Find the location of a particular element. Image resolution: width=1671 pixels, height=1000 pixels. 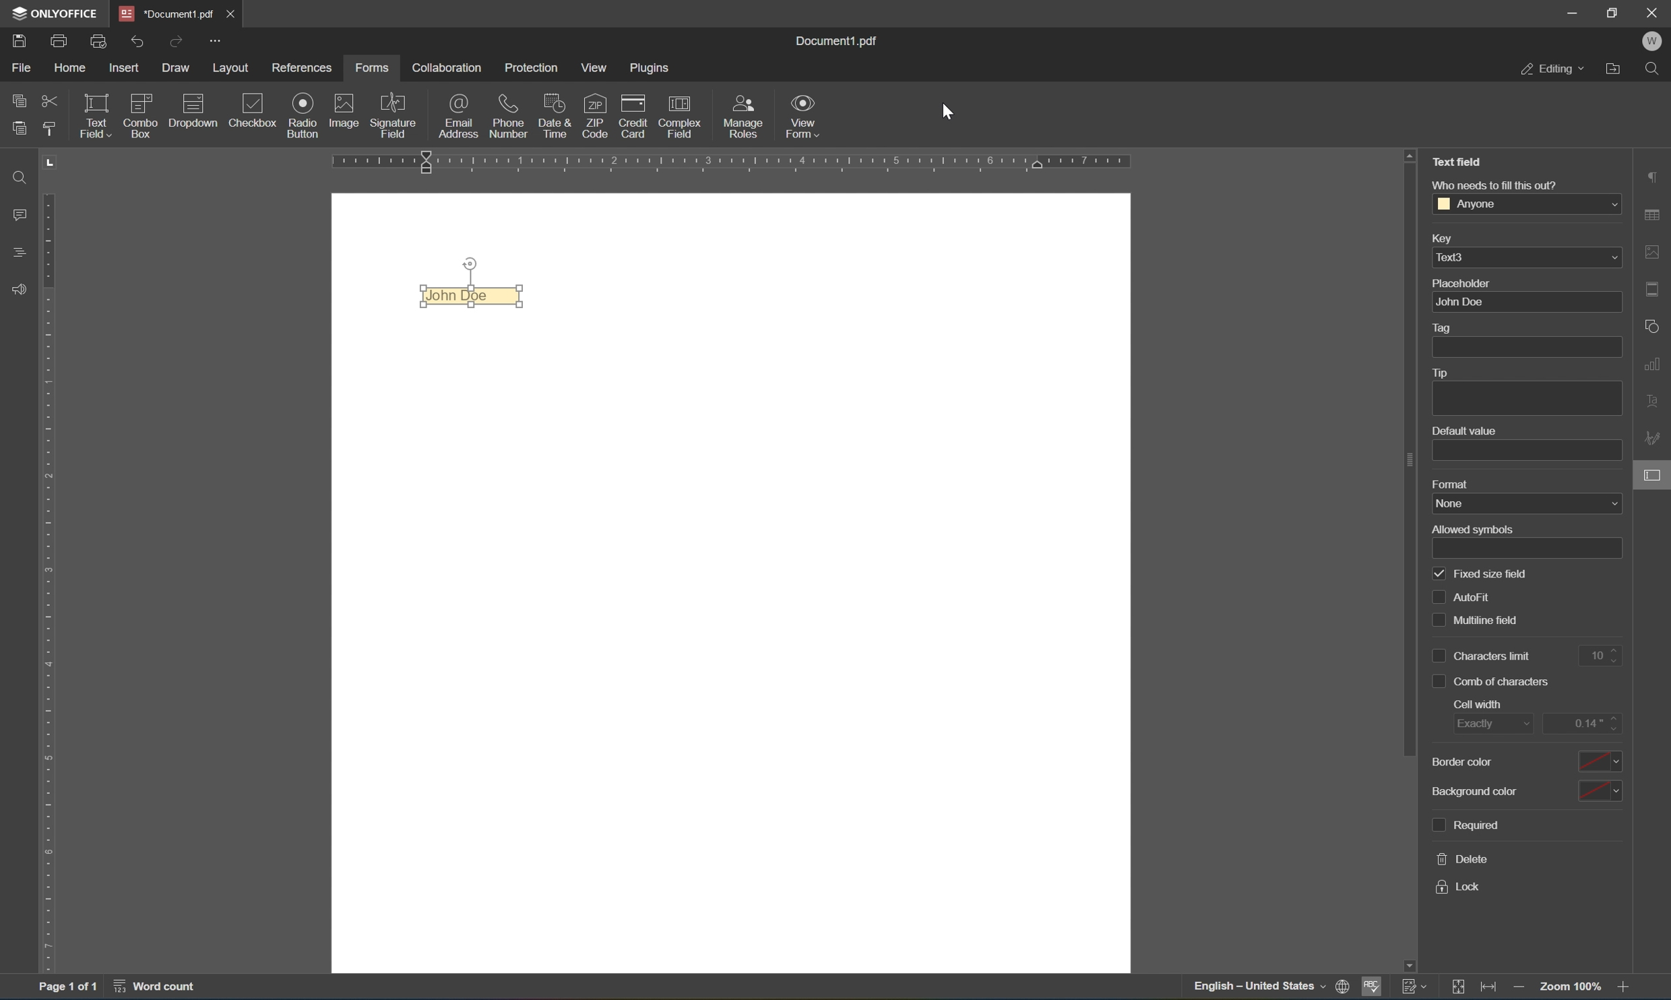

icon is located at coordinates (144, 100).